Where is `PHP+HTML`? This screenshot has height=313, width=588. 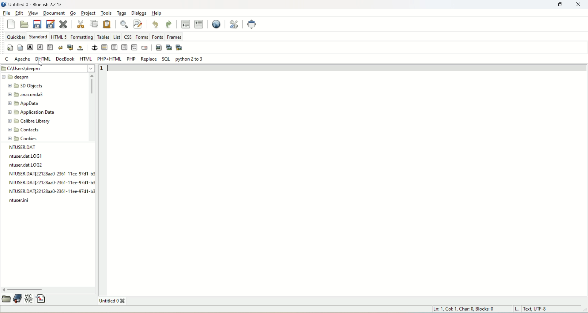 PHP+HTML is located at coordinates (109, 59).